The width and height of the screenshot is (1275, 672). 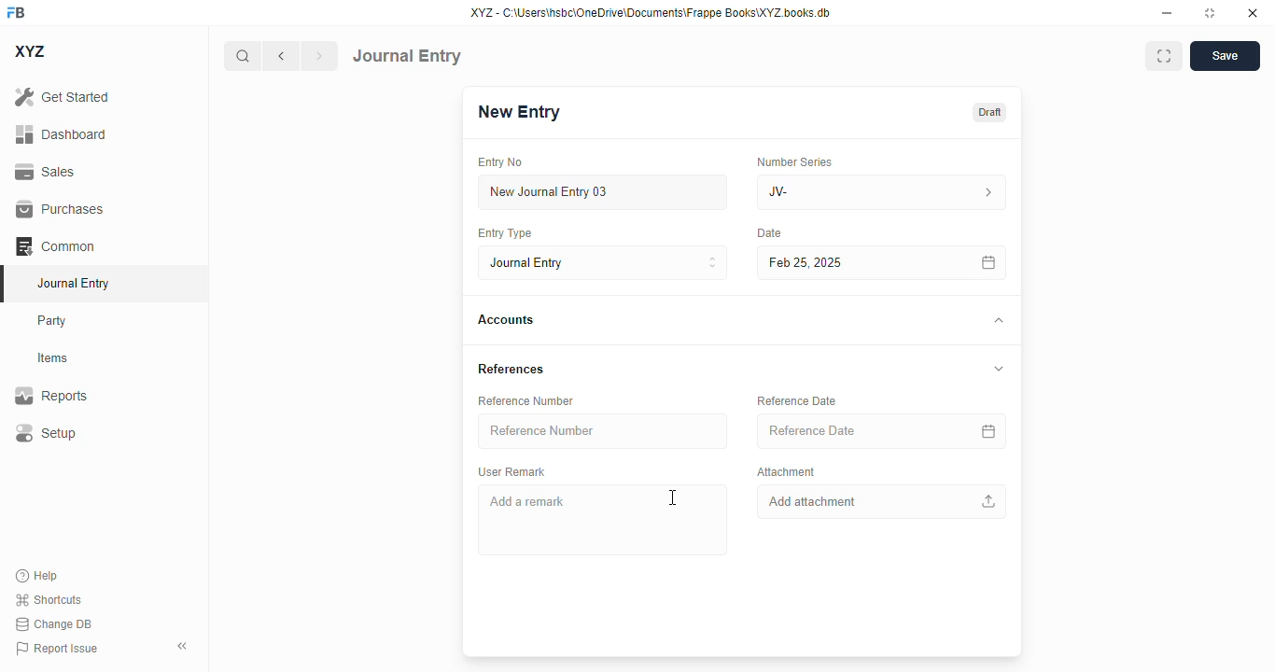 I want to click on new entry, so click(x=517, y=112).